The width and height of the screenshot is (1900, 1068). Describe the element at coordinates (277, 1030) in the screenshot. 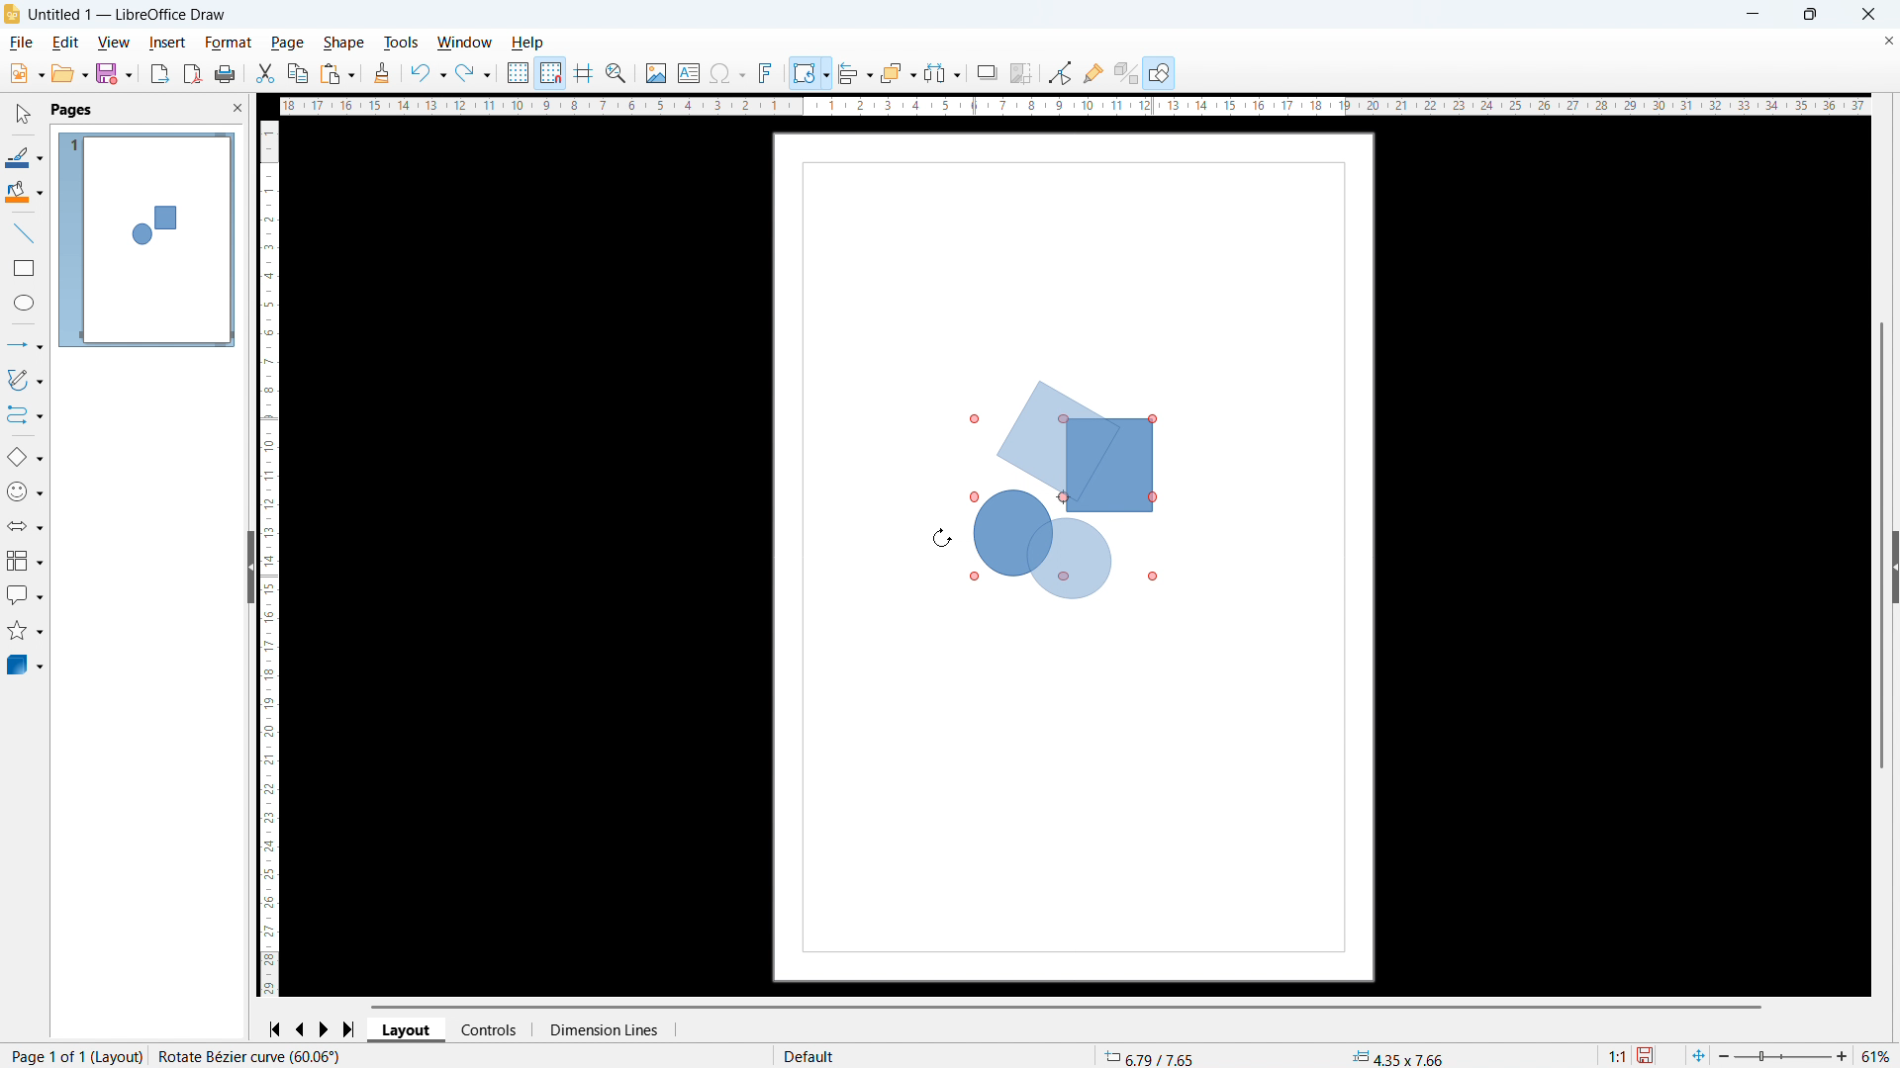

I see ` Go to first page ` at that location.